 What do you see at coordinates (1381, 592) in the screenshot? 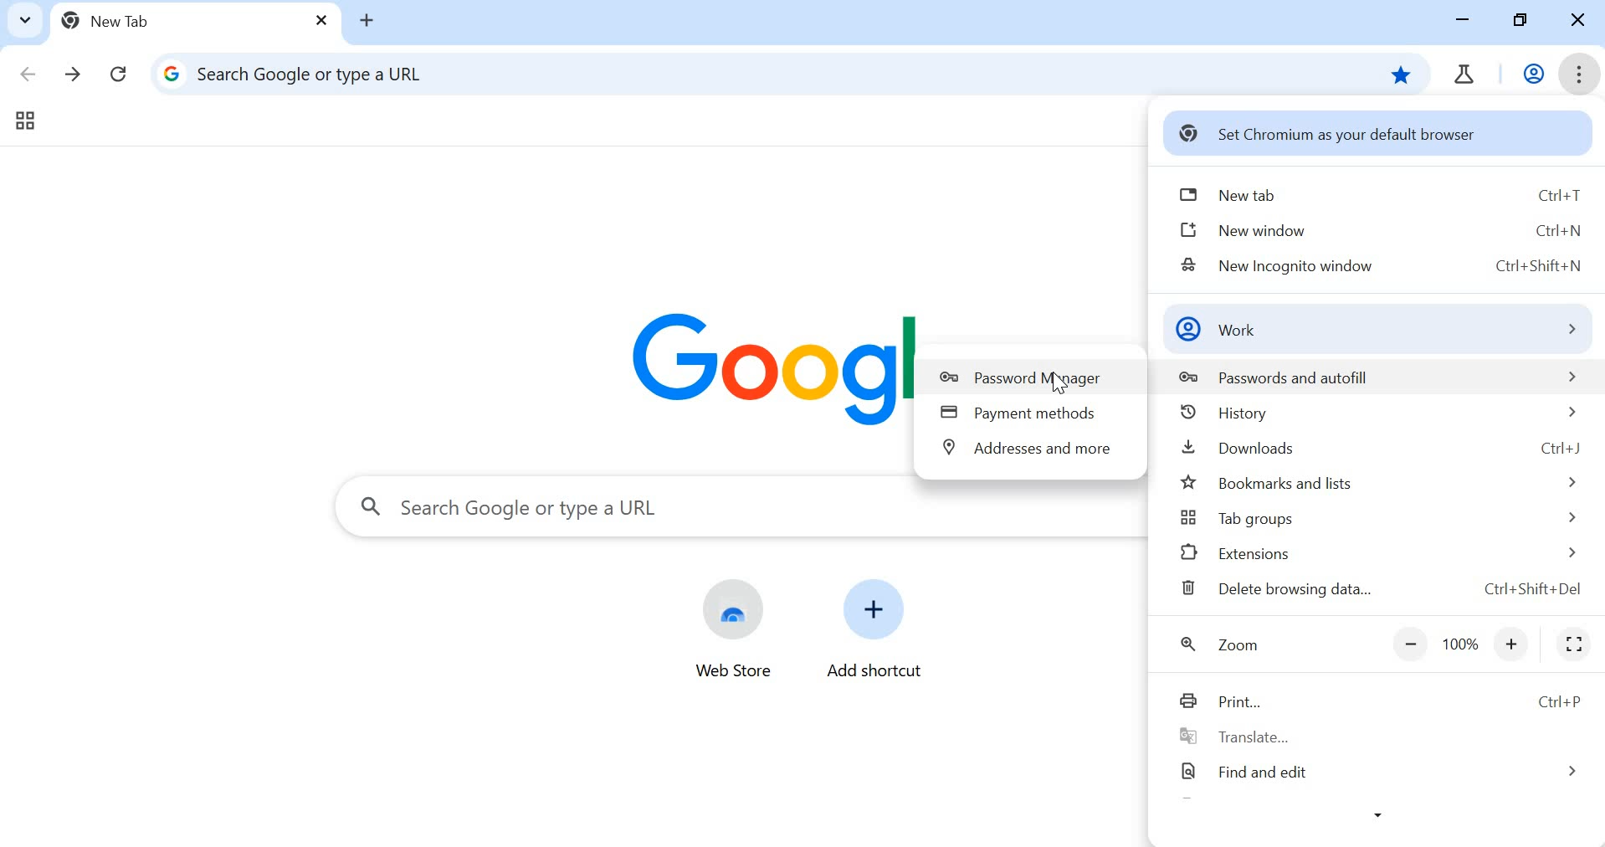
I see `delete browsing data` at bounding box center [1381, 592].